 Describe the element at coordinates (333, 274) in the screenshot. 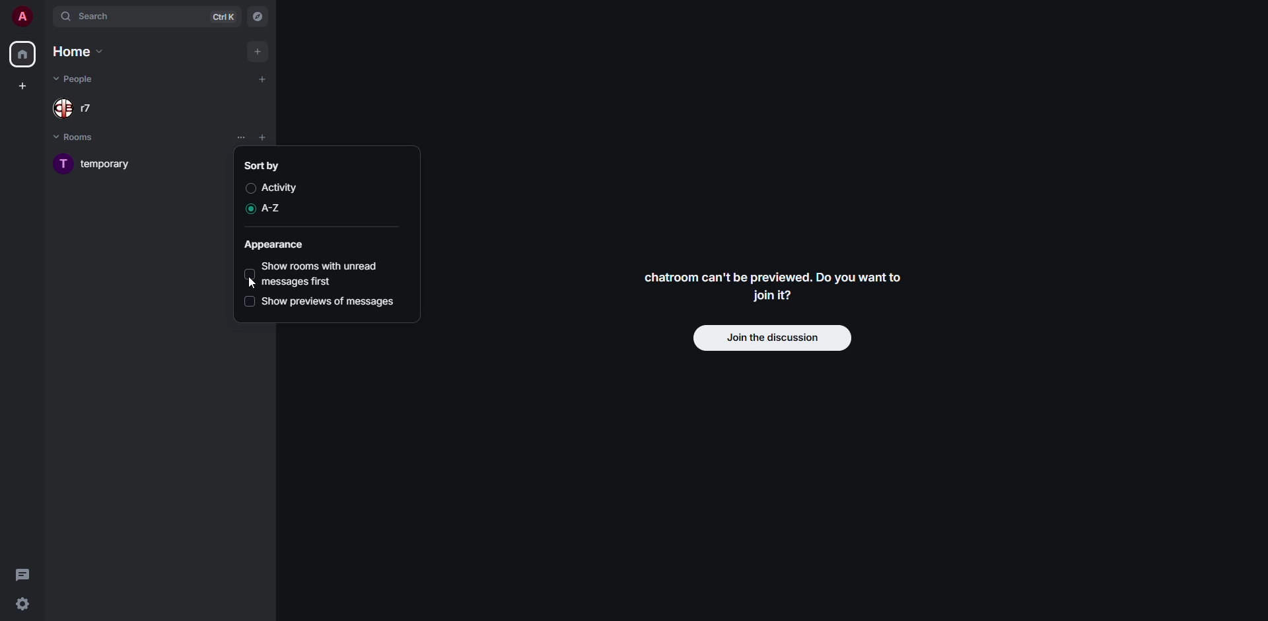

I see `show rooms with unread messages first` at that location.